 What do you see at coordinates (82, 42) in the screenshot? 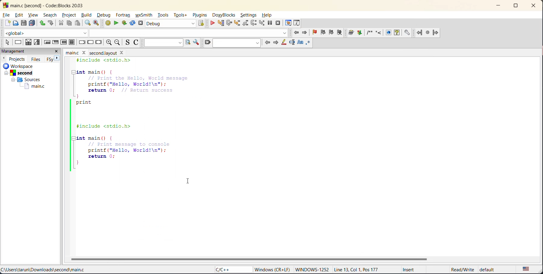
I see `break instruction` at bounding box center [82, 42].